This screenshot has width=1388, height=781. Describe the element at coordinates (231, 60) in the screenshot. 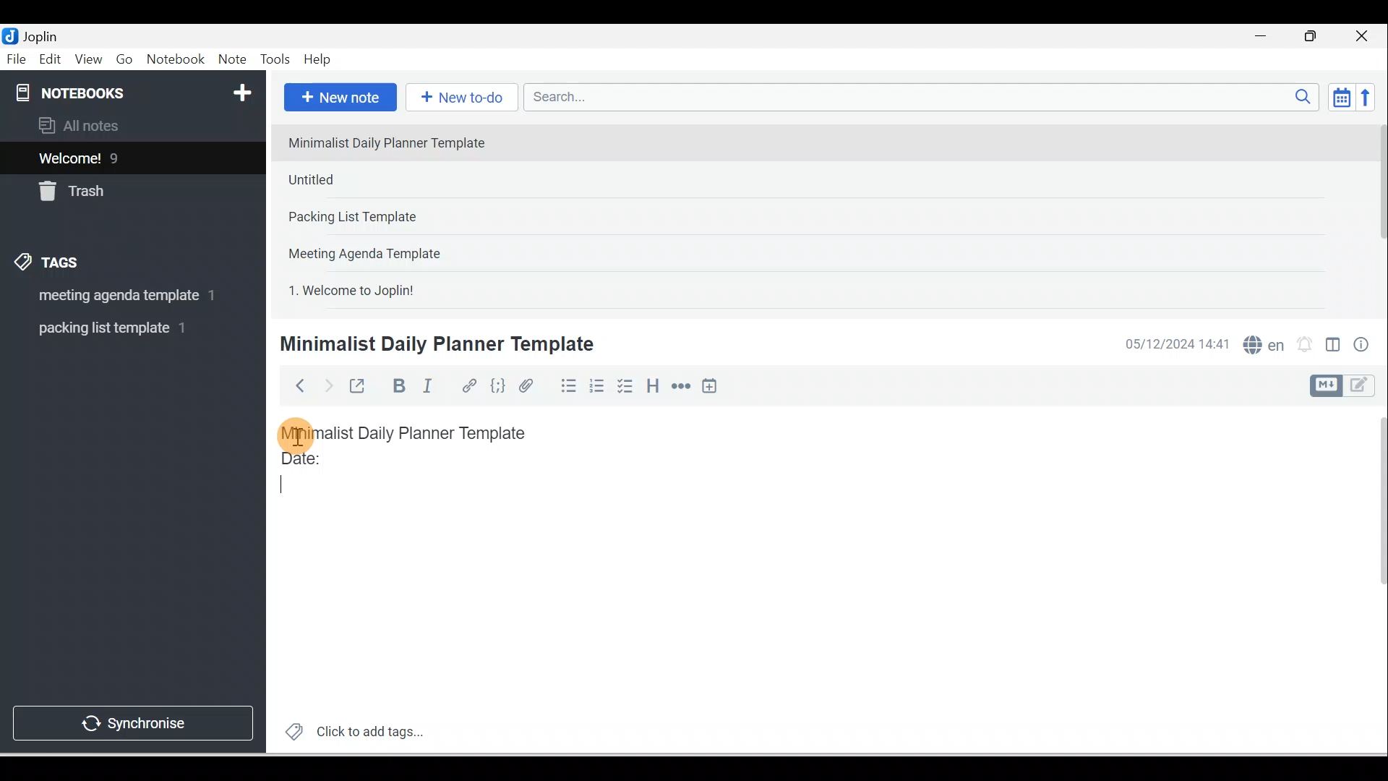

I see `Note` at that location.